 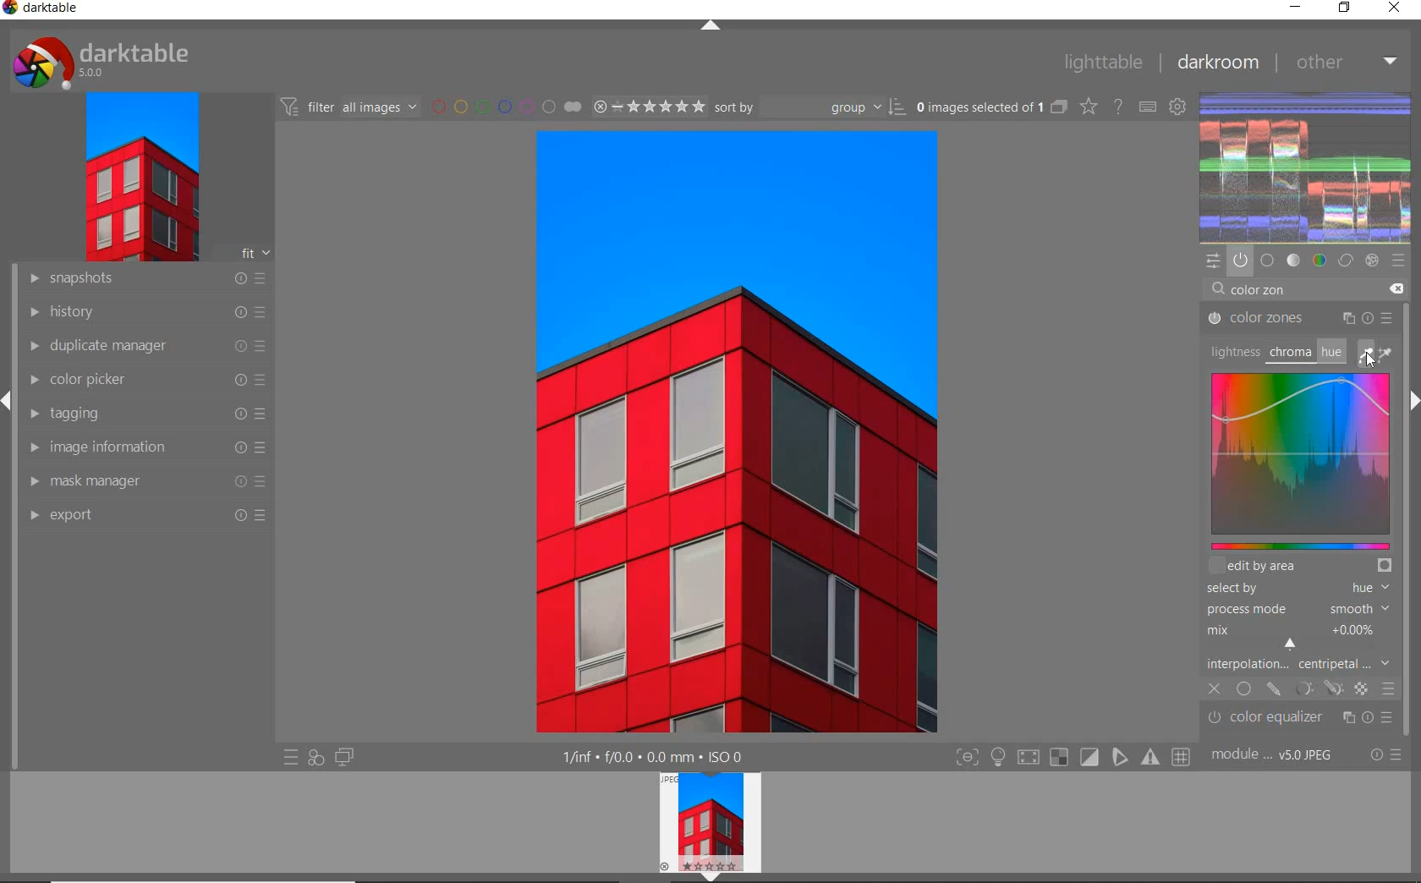 I want to click on close, so click(x=1395, y=8).